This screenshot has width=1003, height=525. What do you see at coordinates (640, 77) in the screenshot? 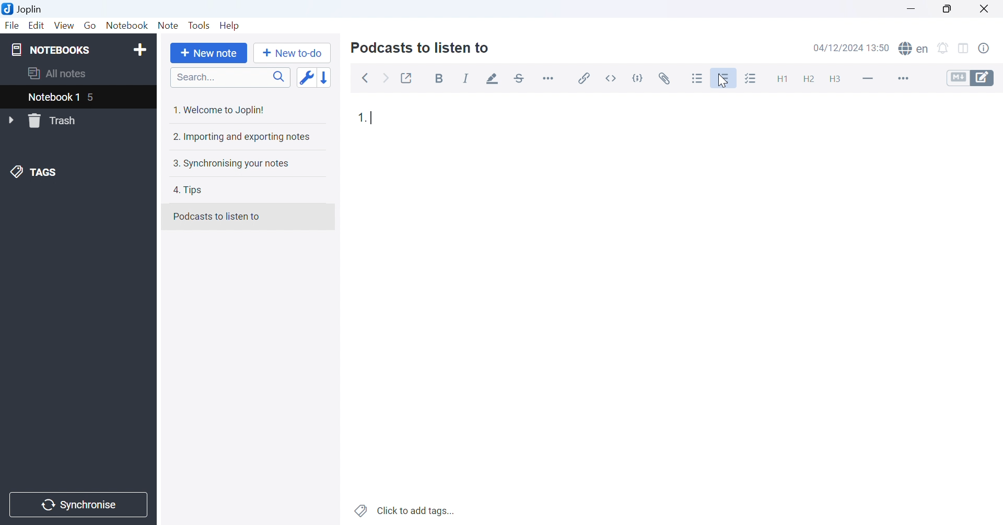
I see `Code` at bounding box center [640, 77].